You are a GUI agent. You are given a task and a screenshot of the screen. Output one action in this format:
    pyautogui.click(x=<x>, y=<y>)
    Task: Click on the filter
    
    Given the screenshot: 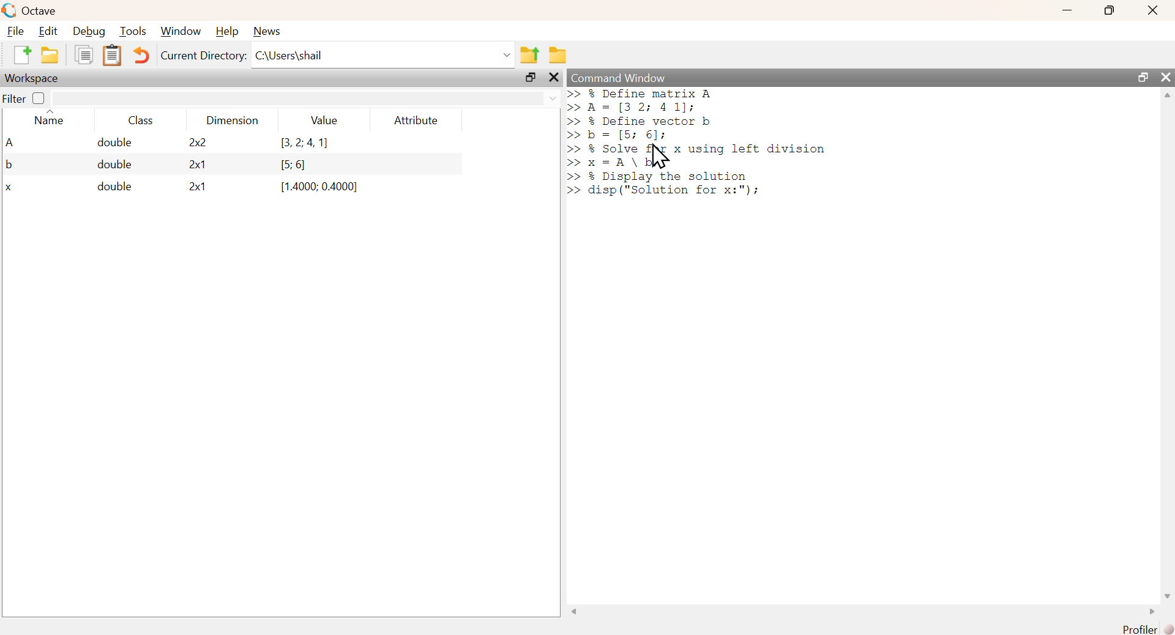 What is the action you would take?
    pyautogui.click(x=14, y=99)
    